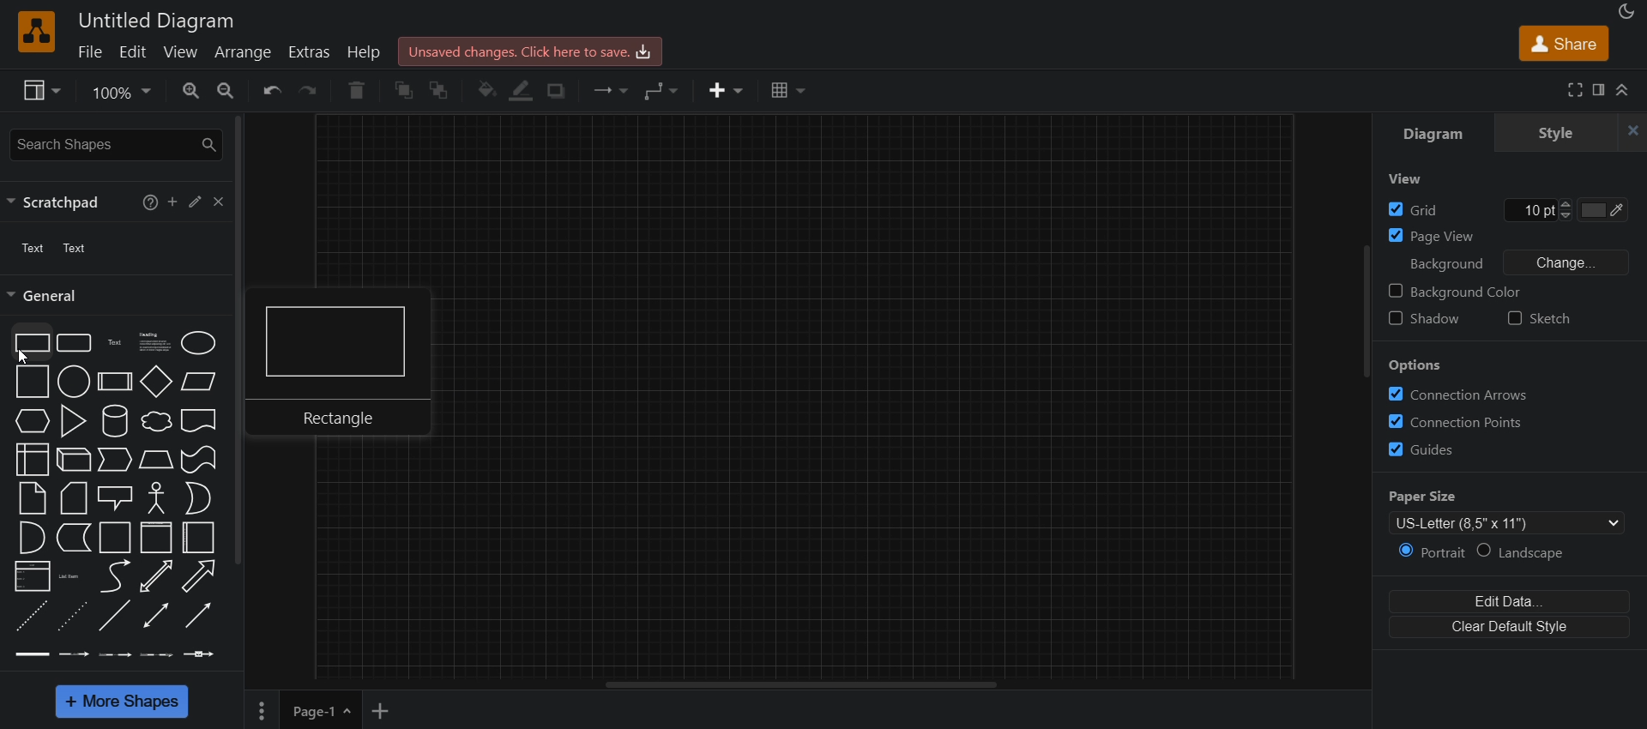  What do you see at coordinates (89, 51) in the screenshot?
I see `file` at bounding box center [89, 51].